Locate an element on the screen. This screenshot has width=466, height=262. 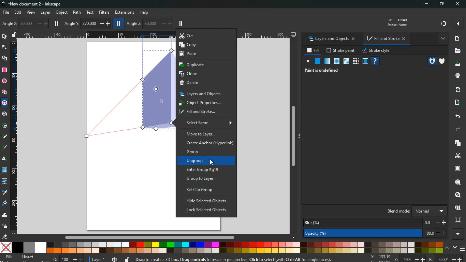
filters is located at coordinates (104, 12).